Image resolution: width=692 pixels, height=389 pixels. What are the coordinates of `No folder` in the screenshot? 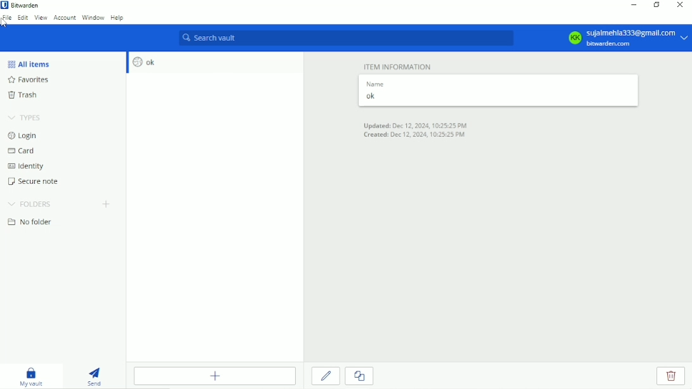 It's located at (33, 223).